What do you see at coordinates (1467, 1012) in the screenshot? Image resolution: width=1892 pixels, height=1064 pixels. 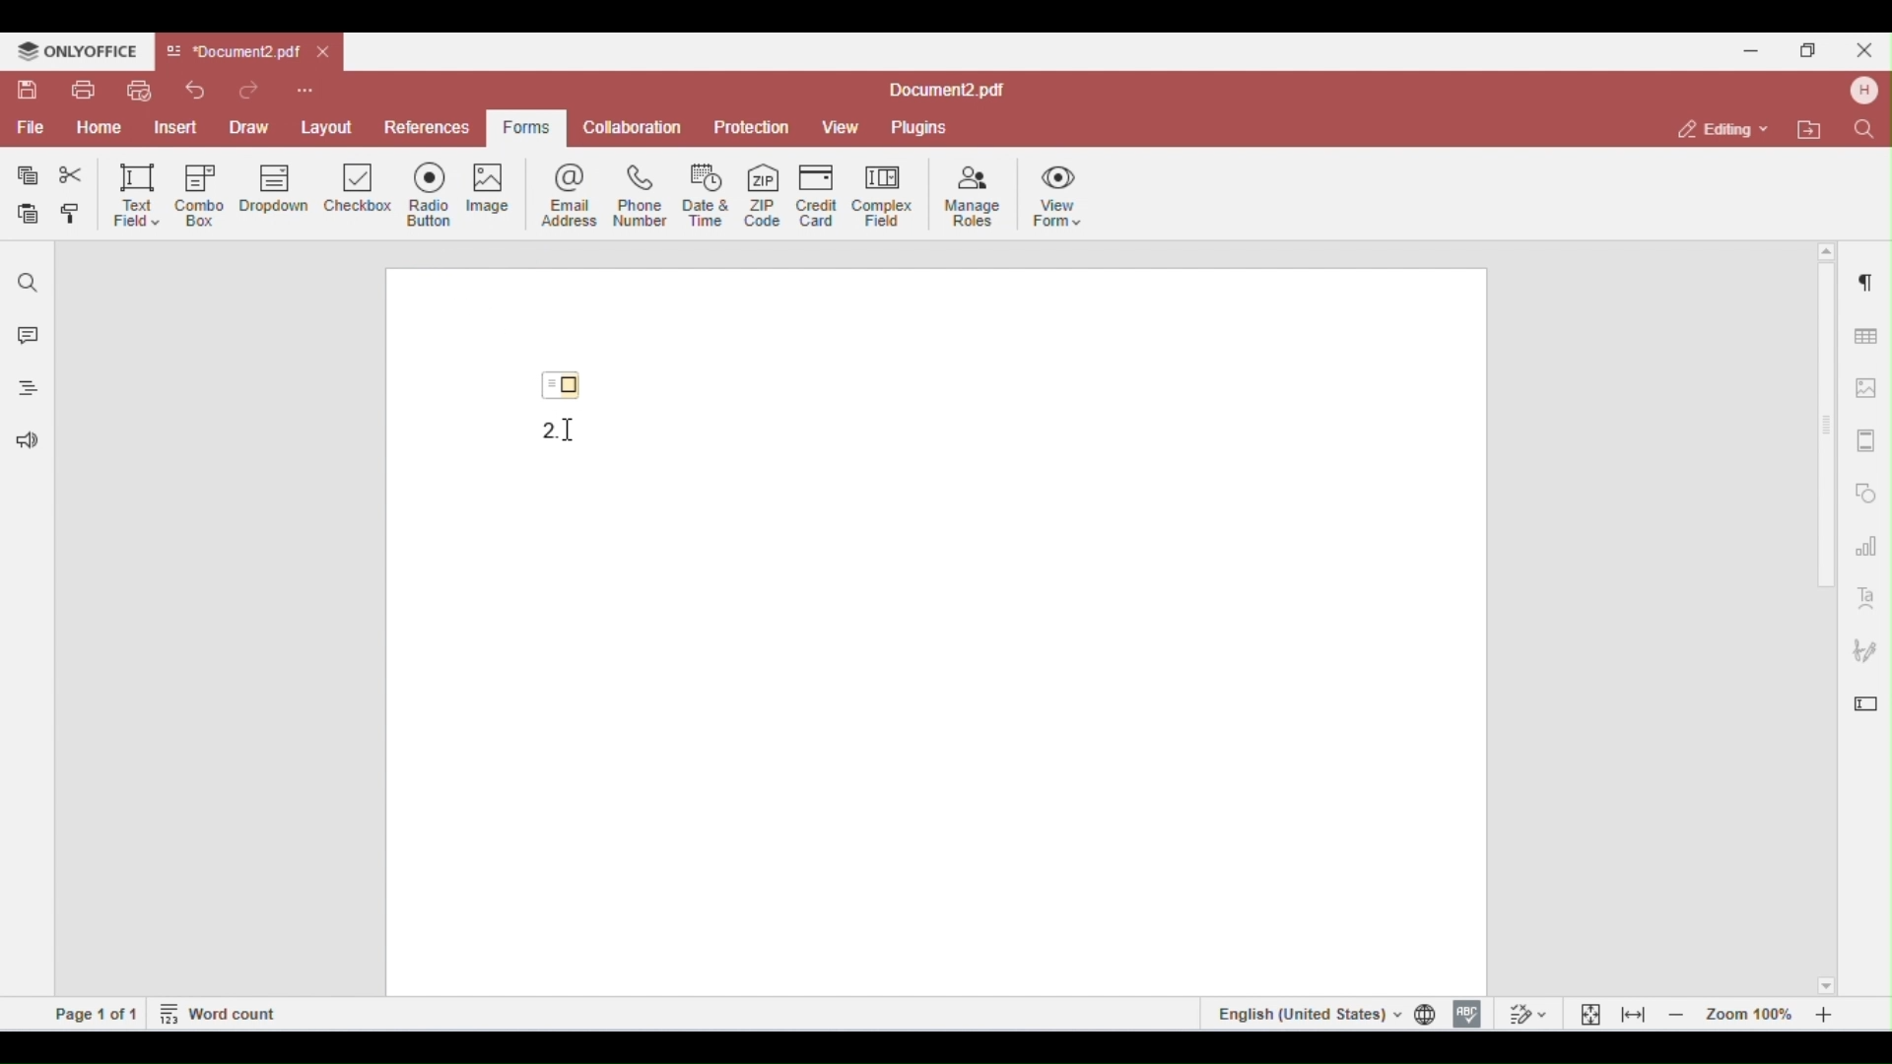 I see `spelling` at bounding box center [1467, 1012].